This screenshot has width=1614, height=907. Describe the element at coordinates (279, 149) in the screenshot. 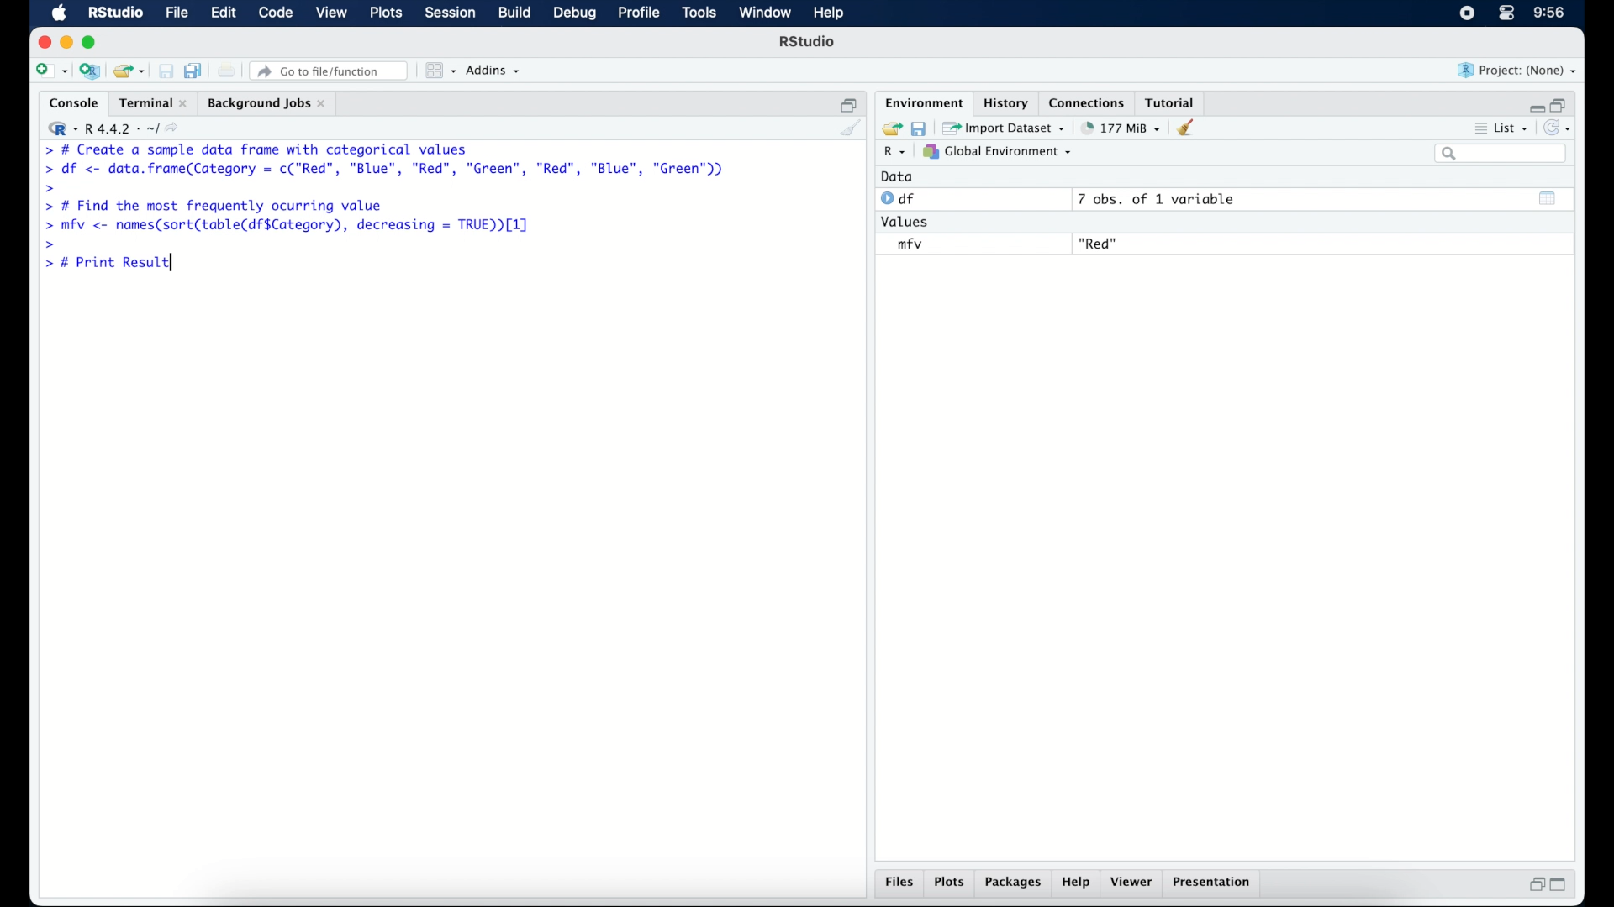

I see `> # Create a sample data frame with categorical values|` at that location.